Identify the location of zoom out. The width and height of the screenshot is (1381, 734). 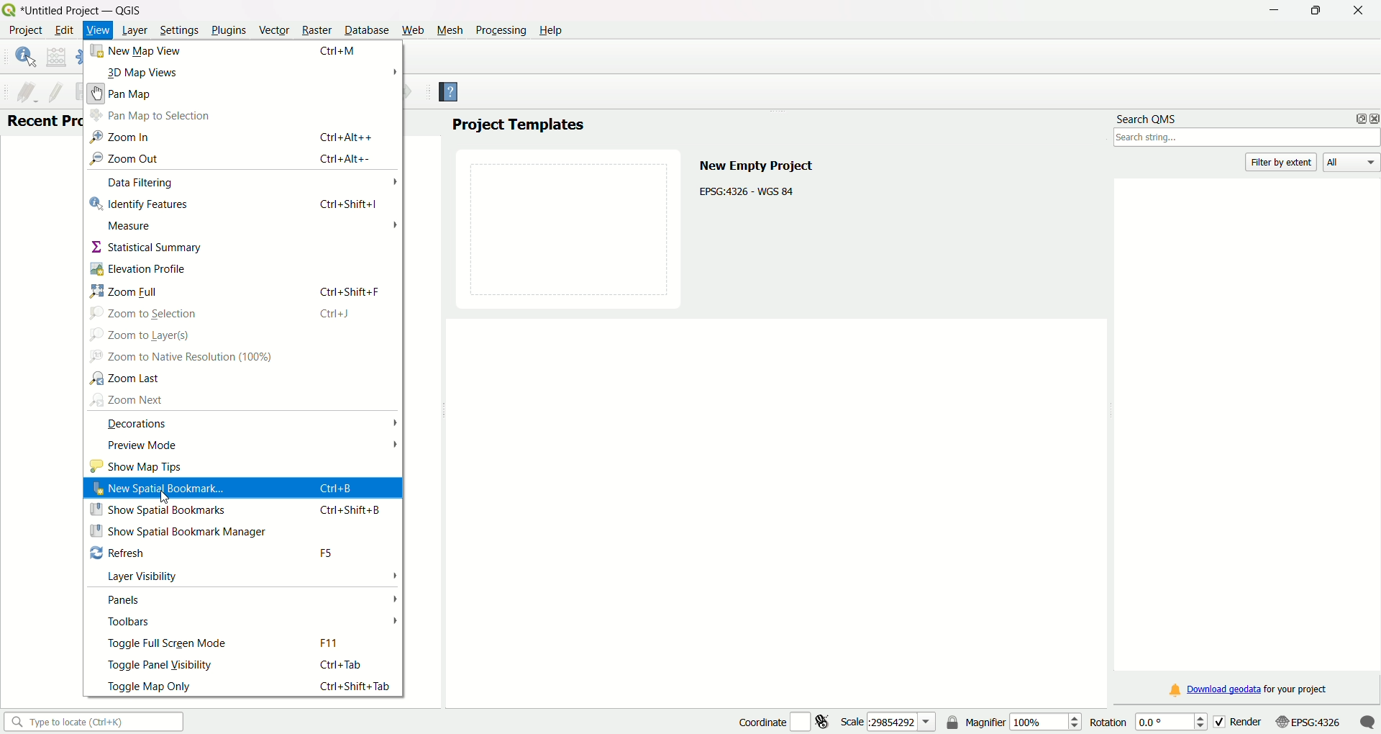
(125, 159).